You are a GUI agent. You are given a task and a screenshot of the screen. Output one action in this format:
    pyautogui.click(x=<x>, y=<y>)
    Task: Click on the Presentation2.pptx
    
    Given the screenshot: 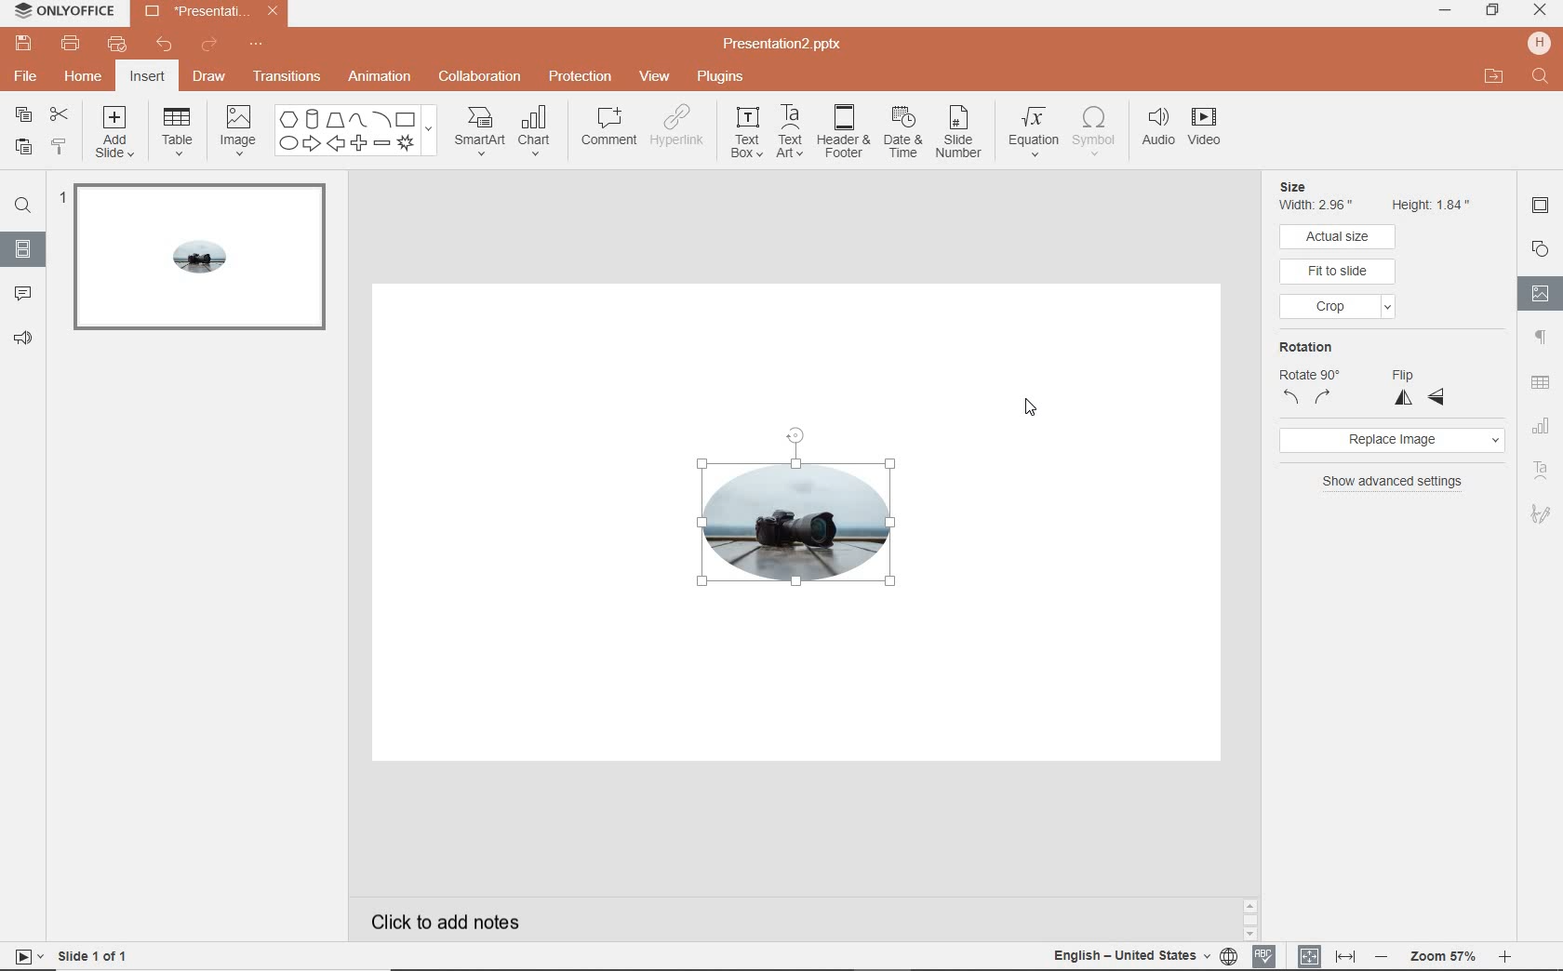 What is the action you would take?
    pyautogui.click(x=207, y=14)
    